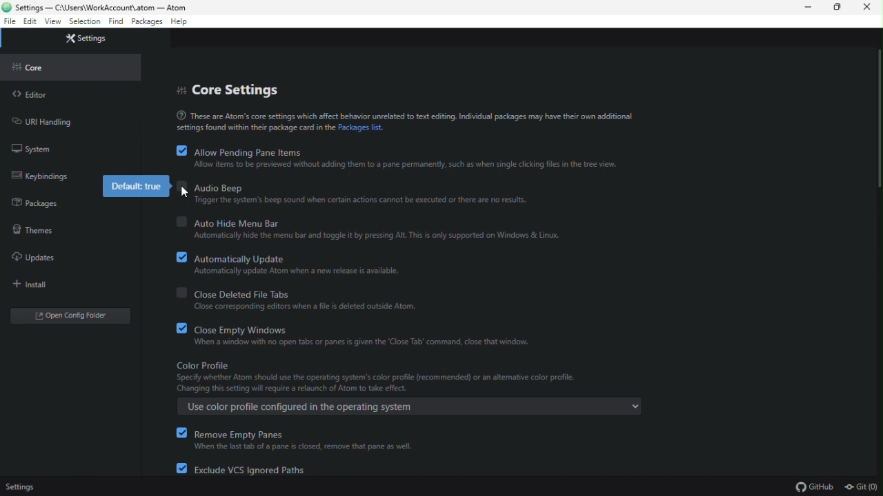 The width and height of the screenshot is (883, 496). I want to click on editor, so click(31, 94).